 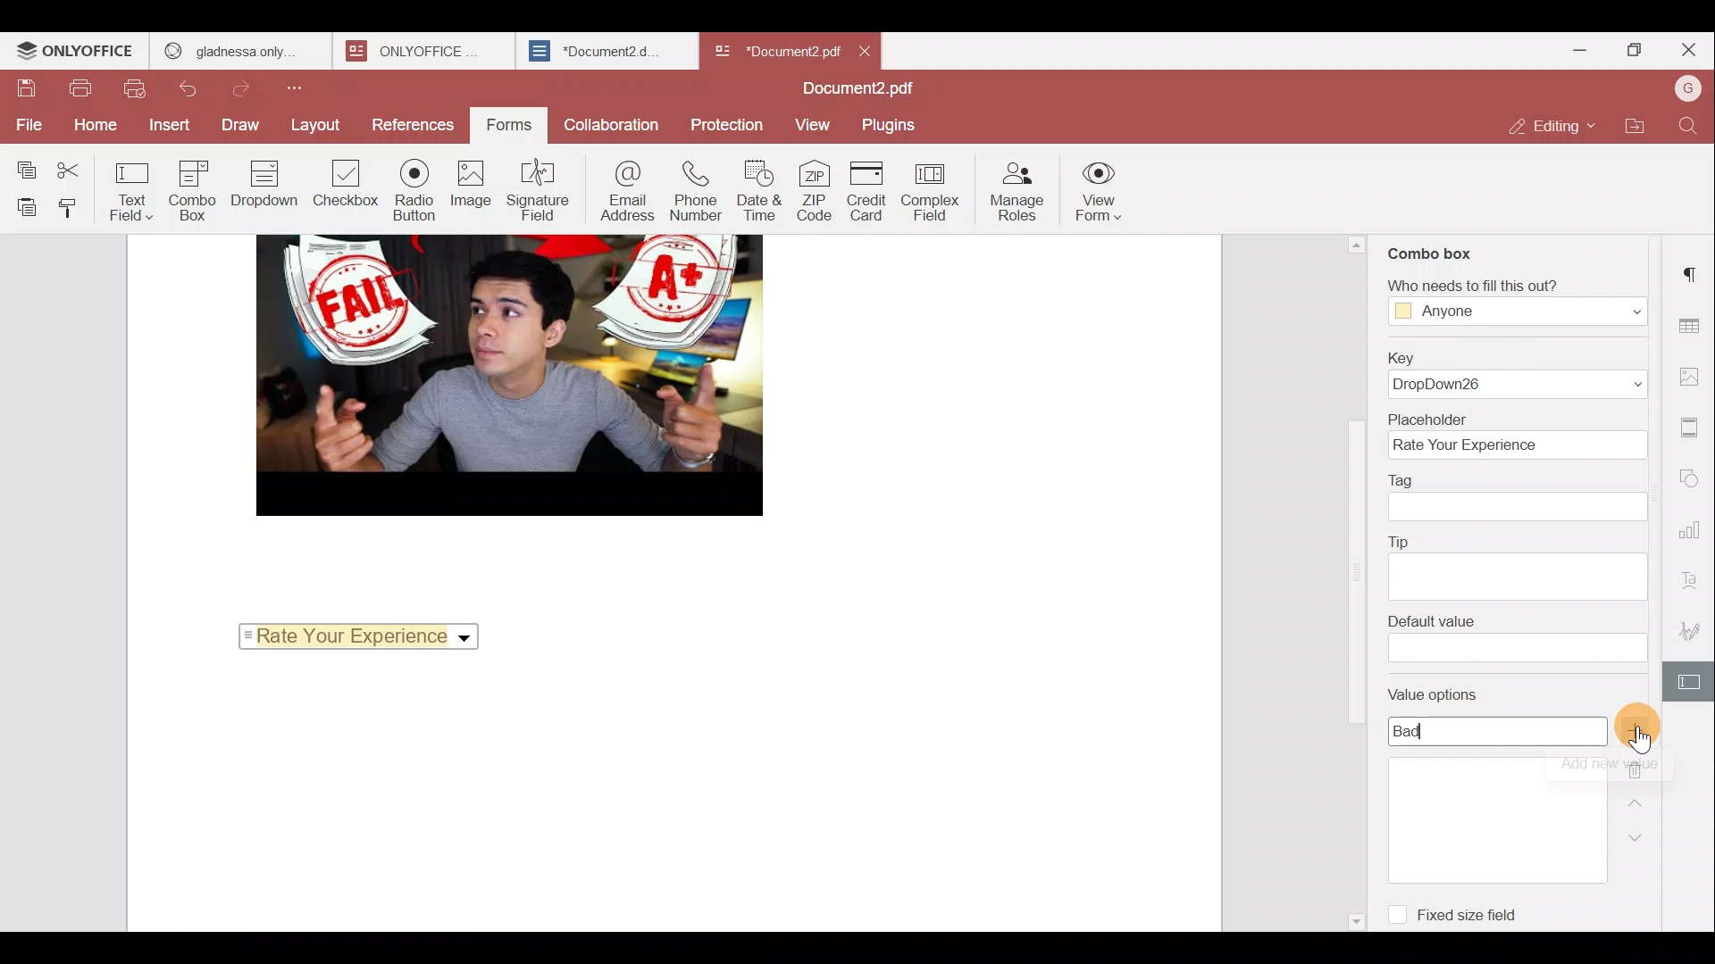 I want to click on Add value, so click(x=1638, y=731).